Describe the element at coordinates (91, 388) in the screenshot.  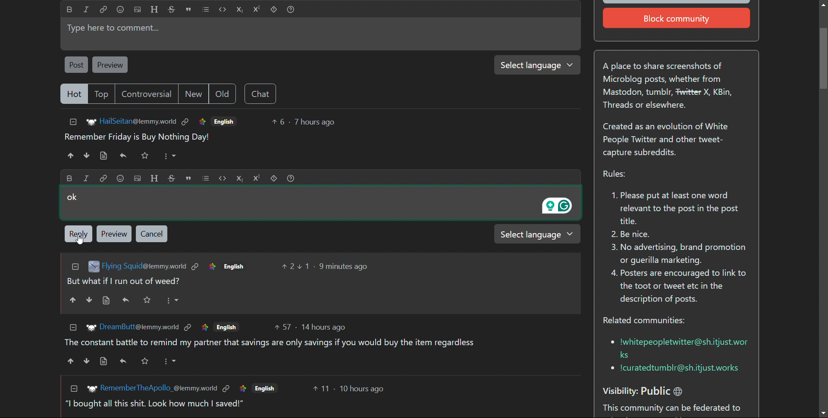
I see `image` at that location.